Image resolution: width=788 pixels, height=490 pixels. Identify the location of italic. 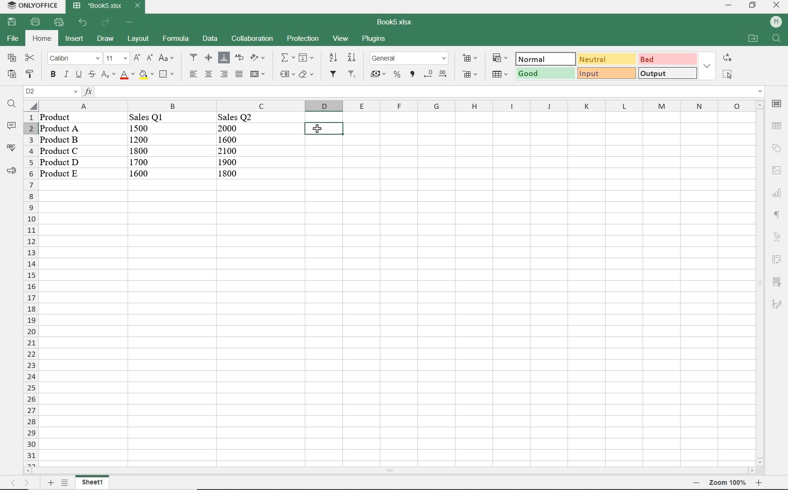
(66, 75).